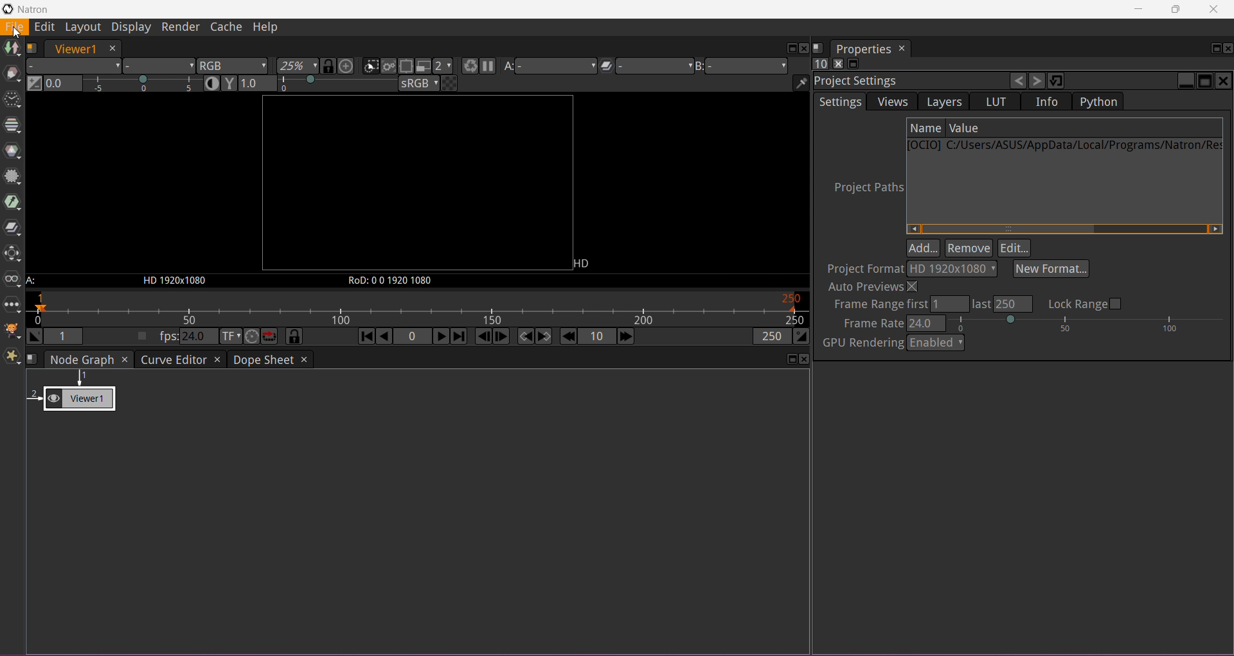  What do you see at coordinates (159, 66) in the screenshot?
I see `Alpha channels` at bounding box center [159, 66].